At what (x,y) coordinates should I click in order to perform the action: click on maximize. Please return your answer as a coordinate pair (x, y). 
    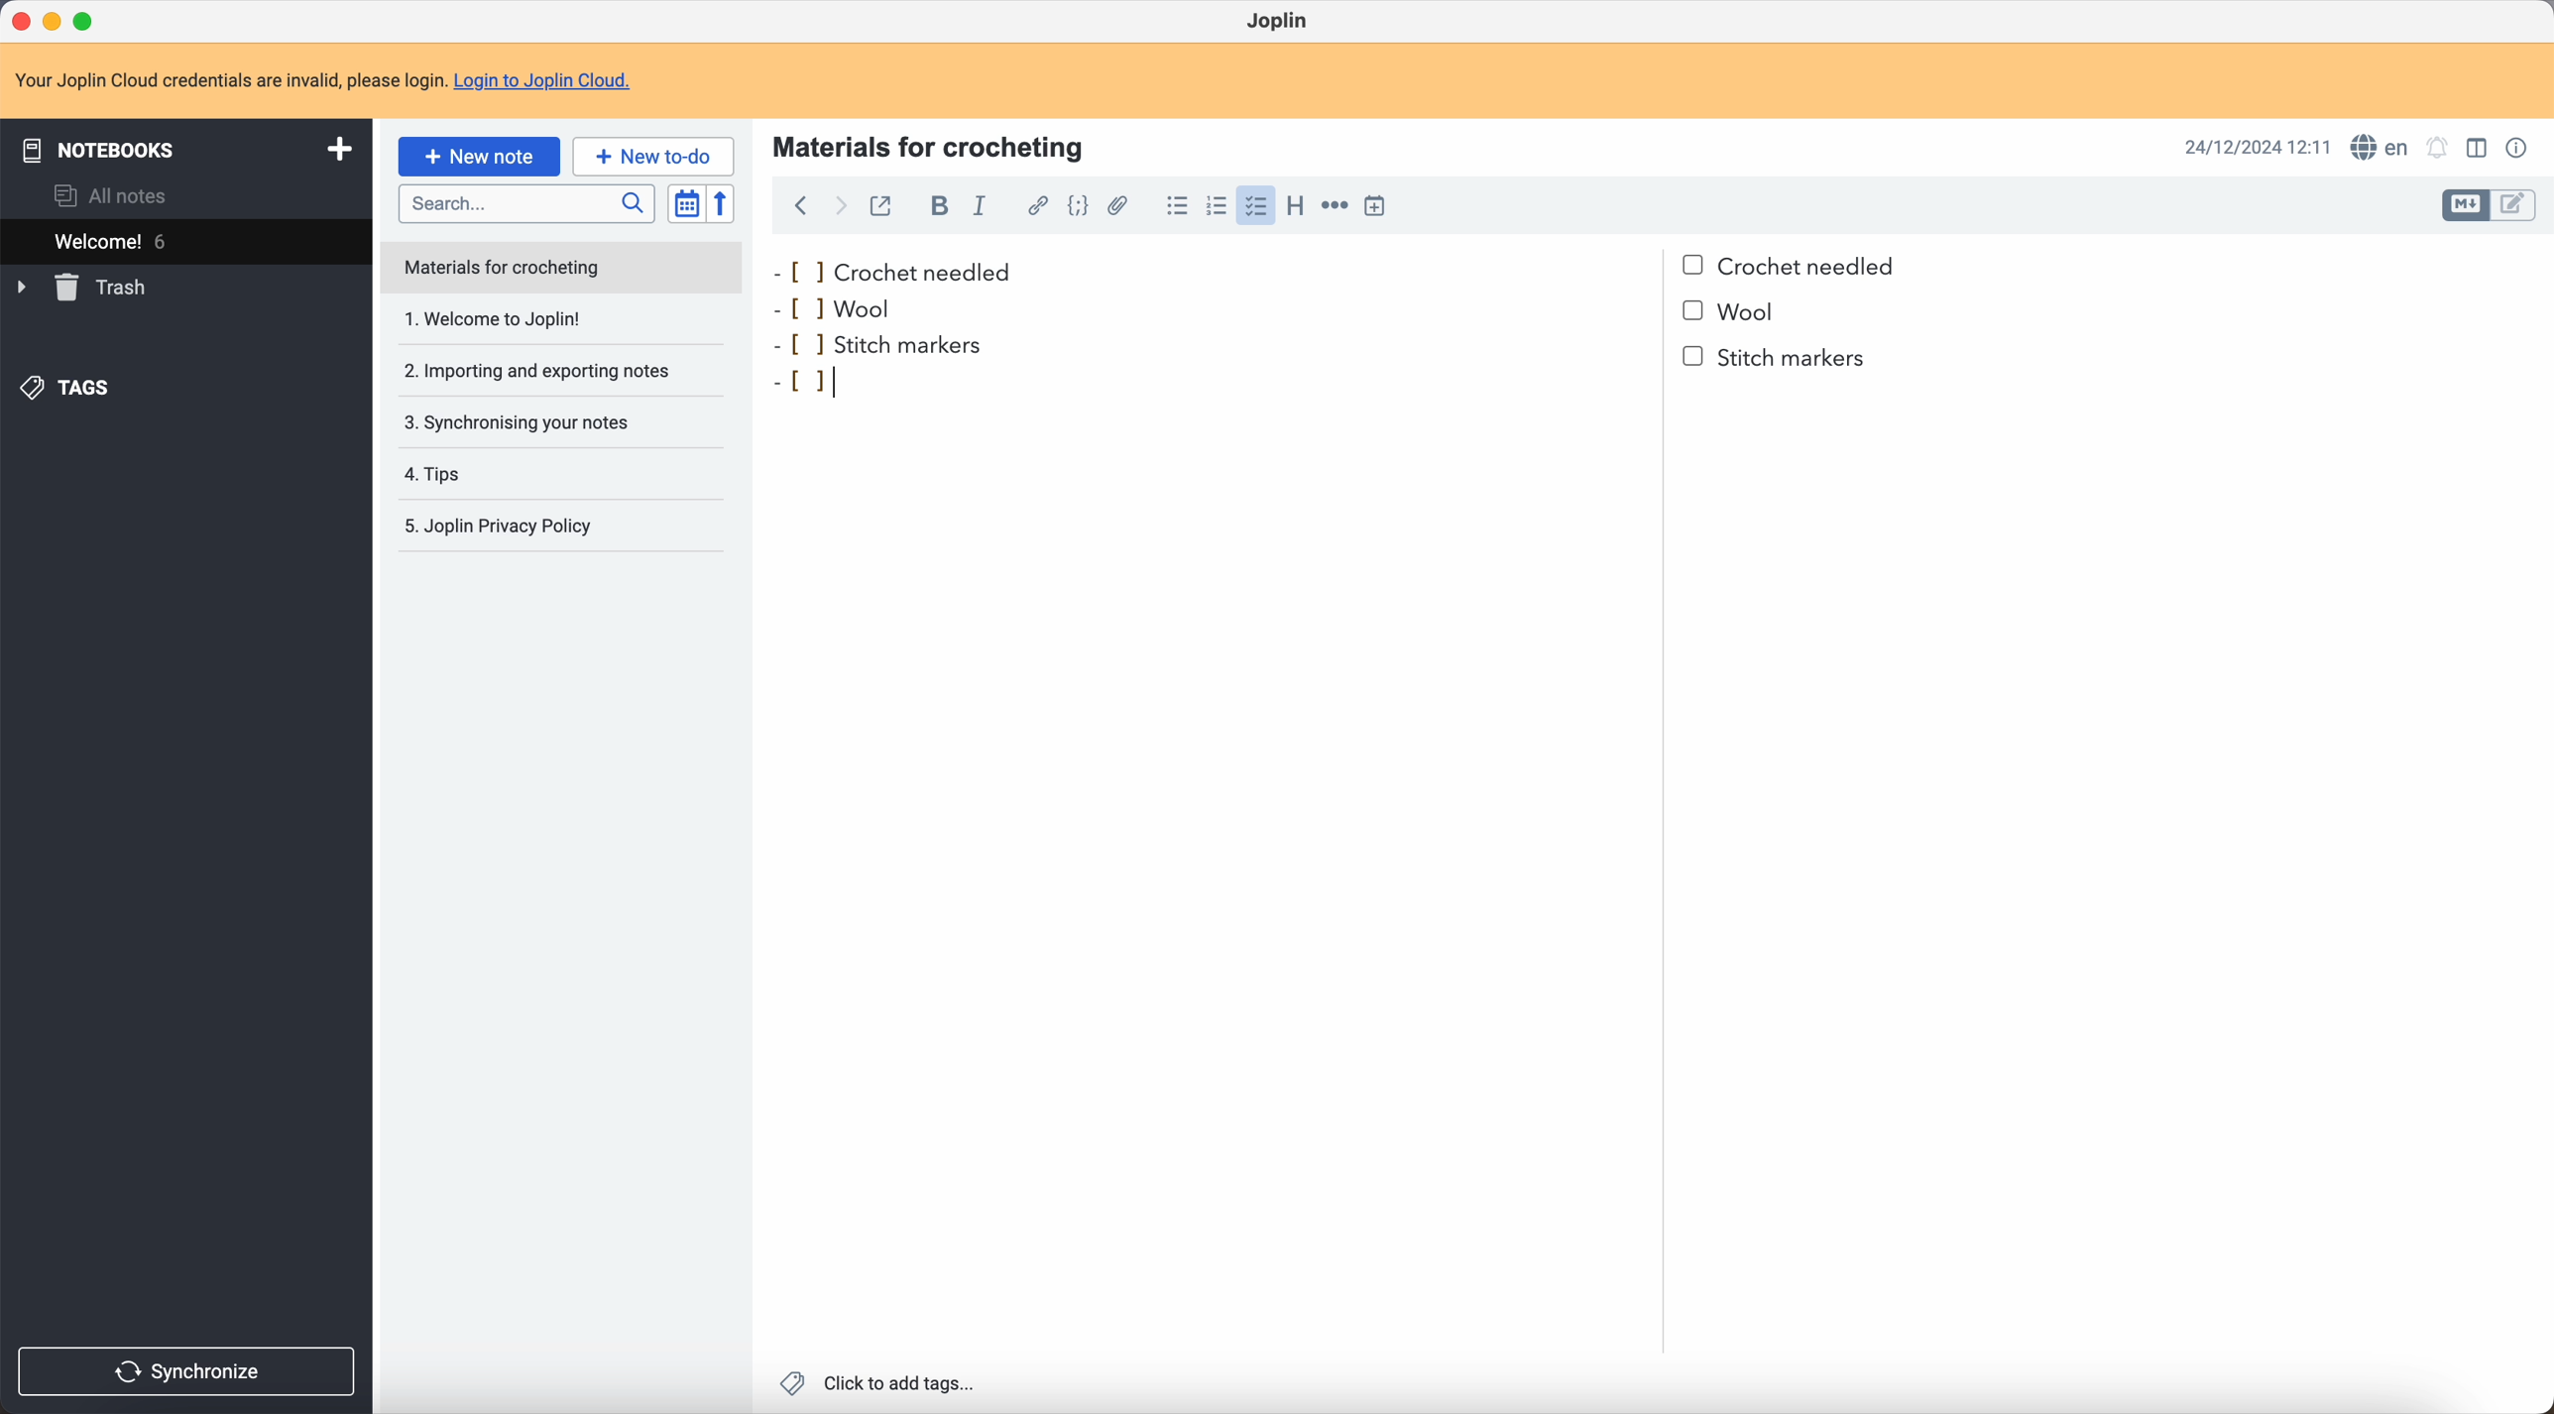
    Looking at the image, I should click on (88, 22).